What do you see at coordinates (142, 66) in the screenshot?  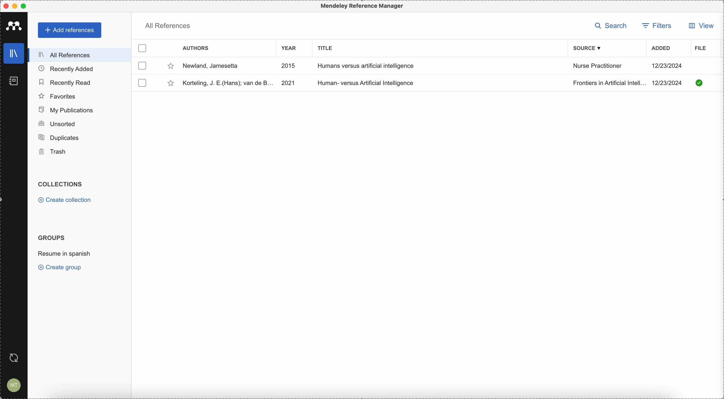 I see `checkbox` at bounding box center [142, 66].